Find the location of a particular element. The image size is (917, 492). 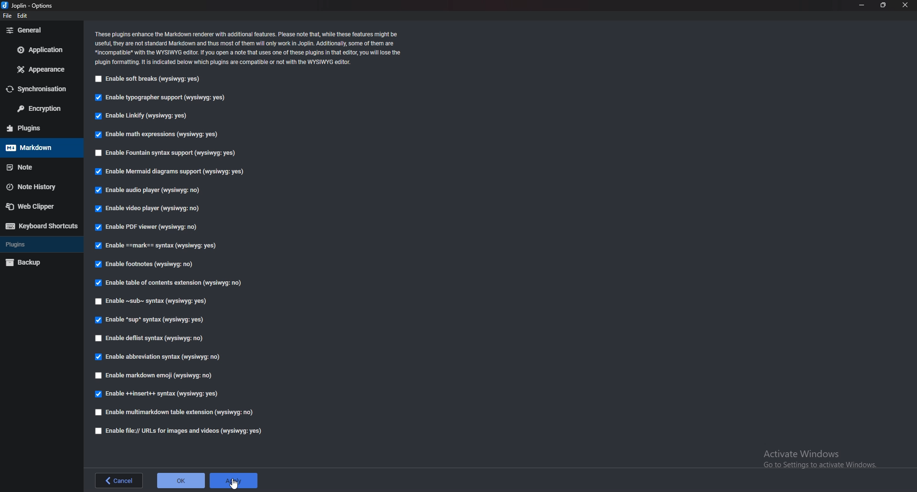

 Enable mermaid diagrams is located at coordinates (171, 171).